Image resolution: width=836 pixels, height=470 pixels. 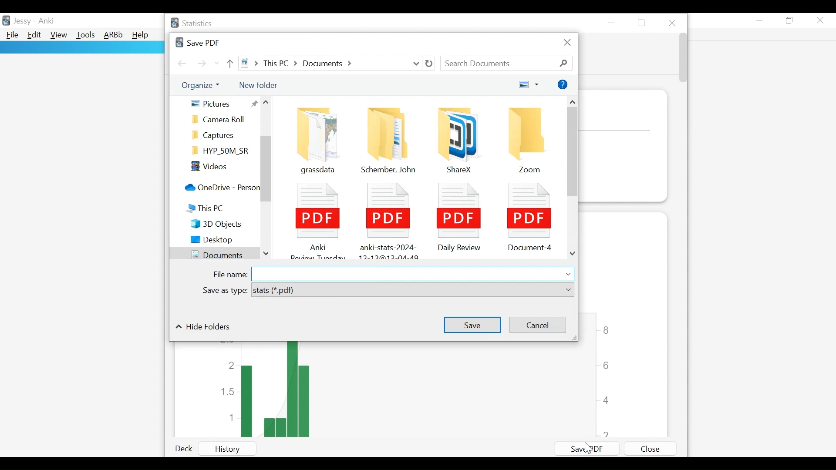 I want to click on Save PDF, so click(x=197, y=42).